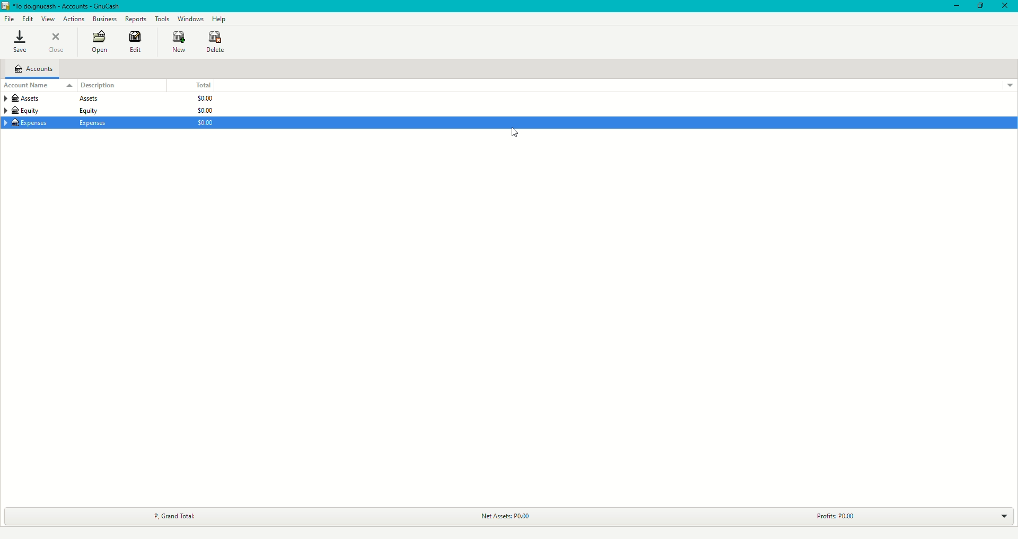  I want to click on Reports, so click(137, 19).